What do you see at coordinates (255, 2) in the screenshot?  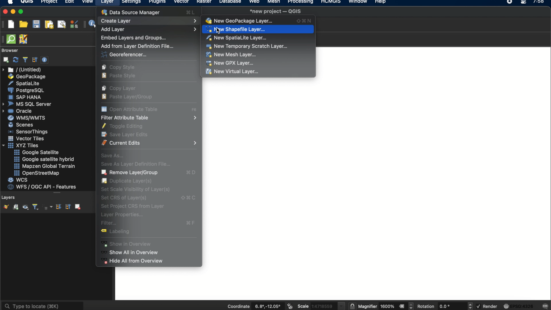 I see `web` at bounding box center [255, 2].